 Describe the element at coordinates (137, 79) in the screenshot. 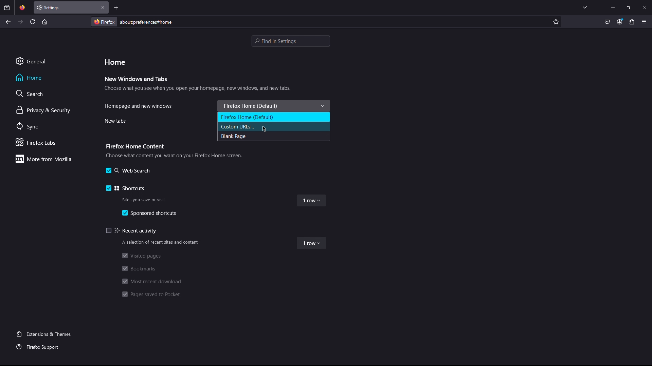

I see `New Windows and Tabs` at that location.